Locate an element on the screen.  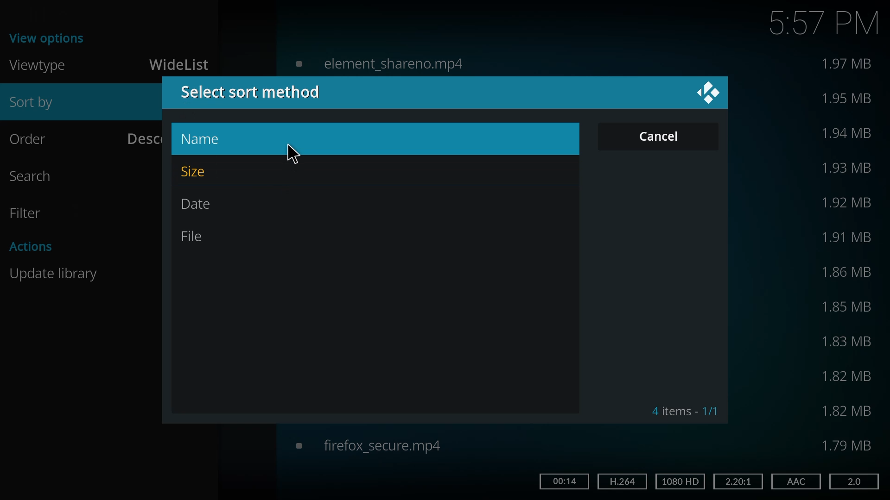
time is located at coordinates (824, 22).